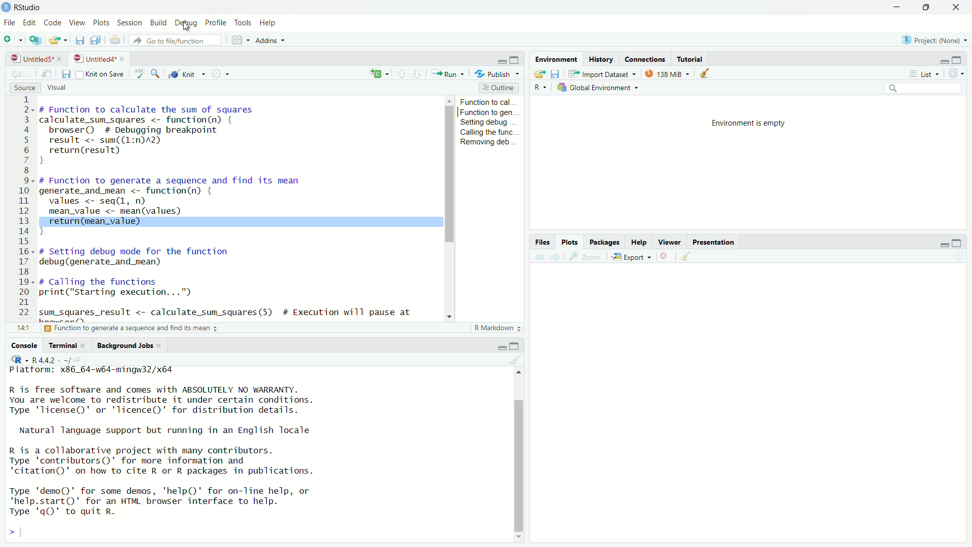  Describe the element at coordinates (85, 344) in the screenshot. I see `close` at that location.